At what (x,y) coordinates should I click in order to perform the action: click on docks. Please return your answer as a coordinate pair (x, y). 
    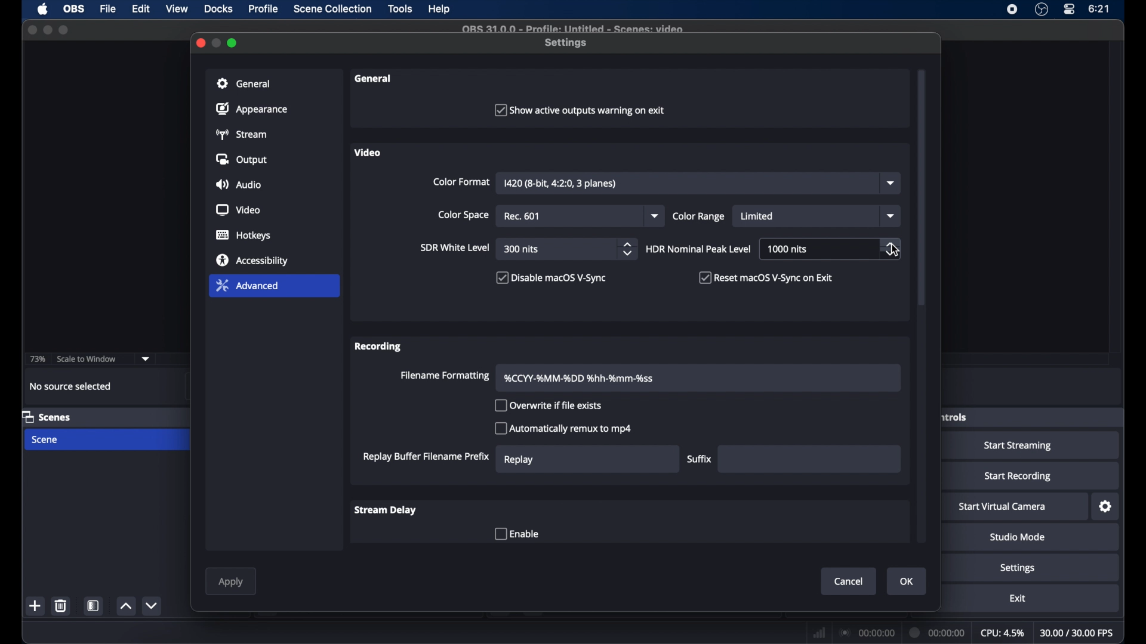
    Looking at the image, I should click on (218, 9).